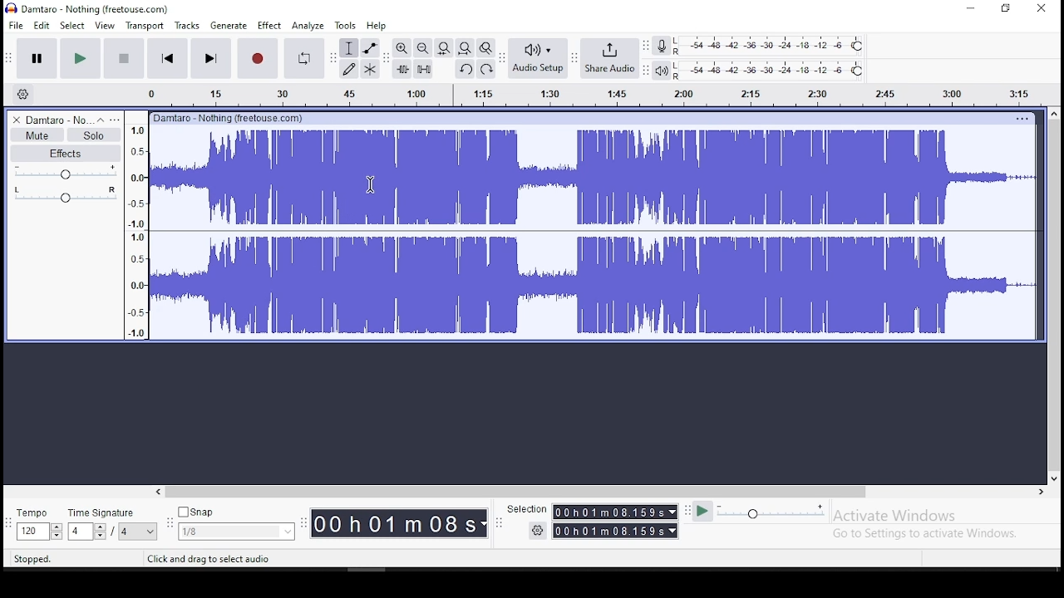  What do you see at coordinates (94, 135) in the screenshot?
I see `solo` at bounding box center [94, 135].